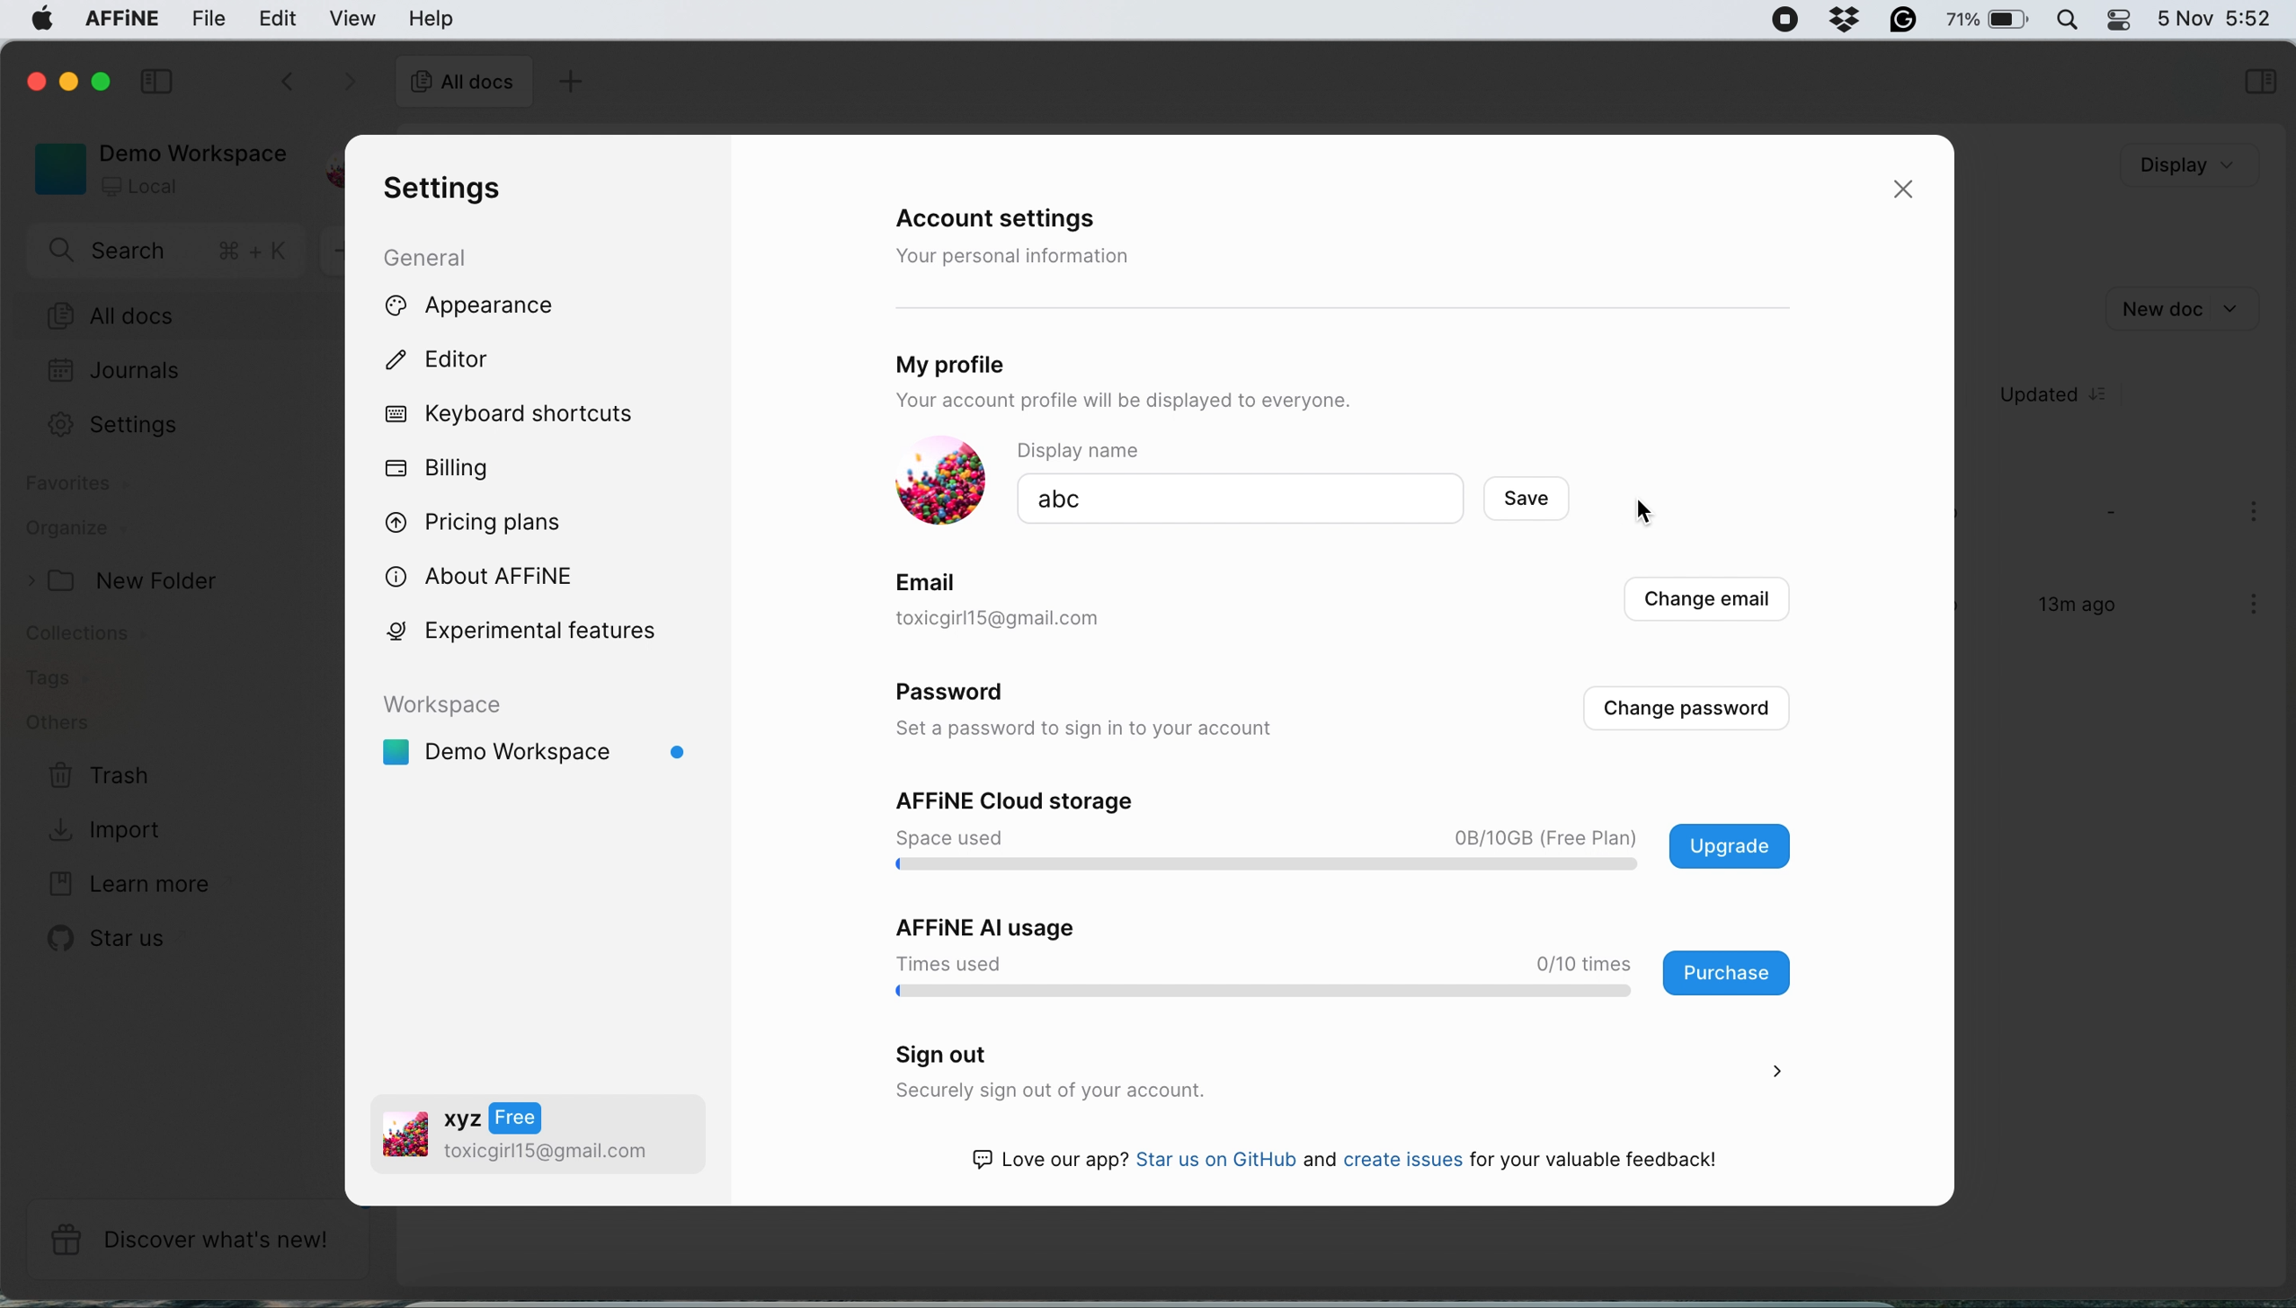 The height and width of the screenshot is (1308, 2296). What do you see at coordinates (279, 17) in the screenshot?
I see `edit` at bounding box center [279, 17].